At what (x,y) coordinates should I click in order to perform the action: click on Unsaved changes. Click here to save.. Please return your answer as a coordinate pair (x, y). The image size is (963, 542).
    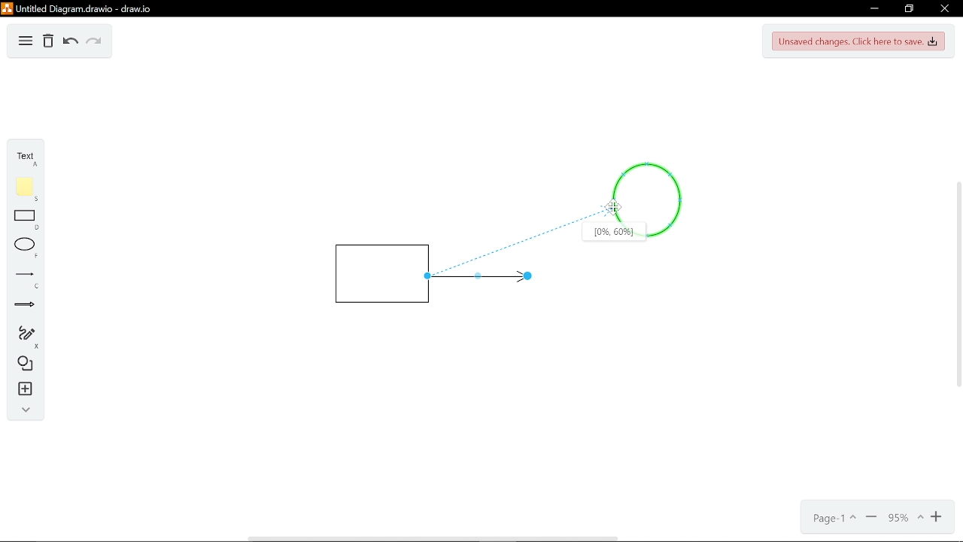
    Looking at the image, I should click on (858, 42).